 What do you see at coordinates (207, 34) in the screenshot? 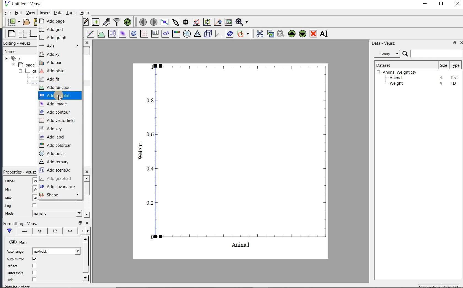
I see `3d scene` at bounding box center [207, 34].